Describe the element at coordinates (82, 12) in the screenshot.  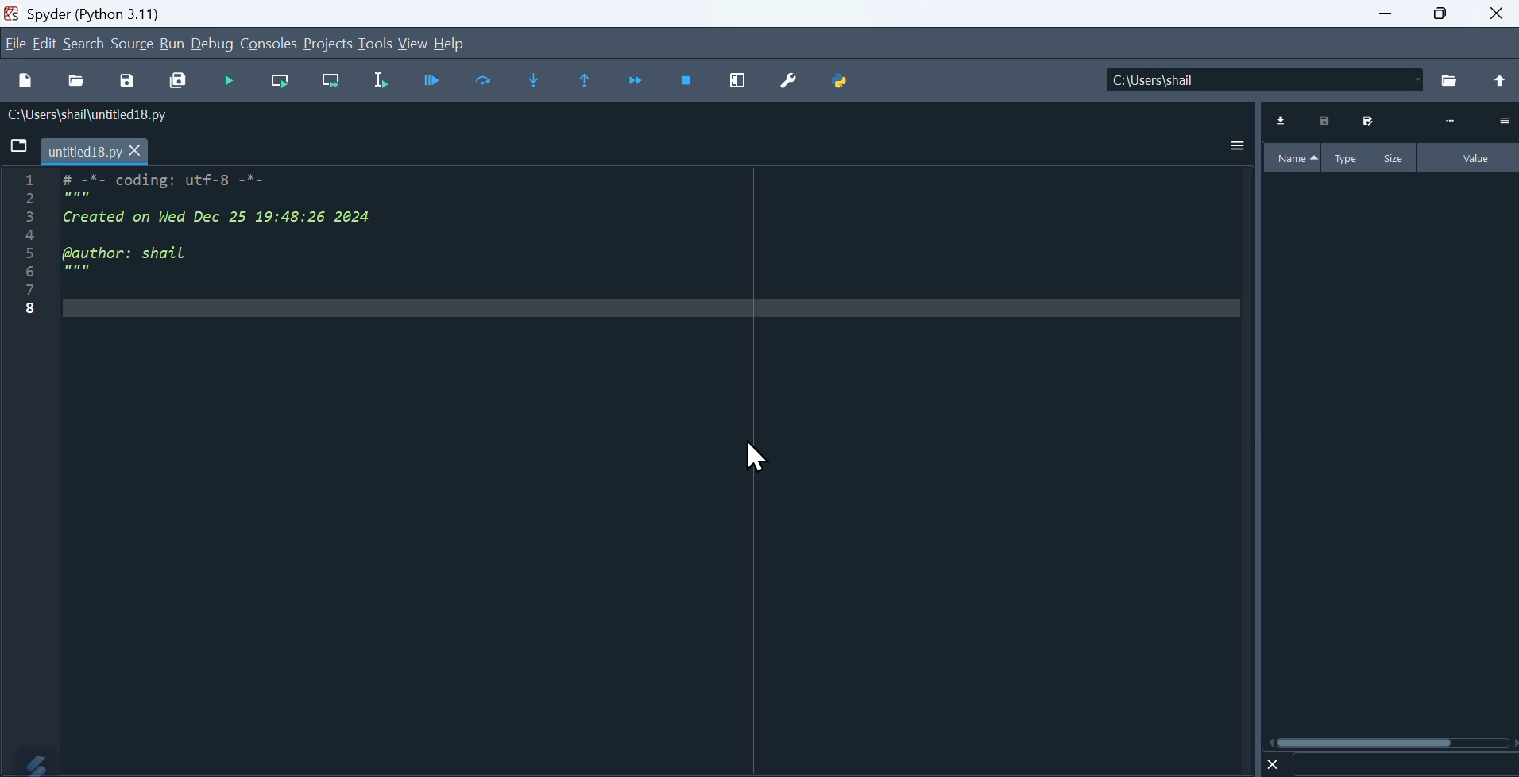
I see `Spyder (Python 3.11)` at that location.